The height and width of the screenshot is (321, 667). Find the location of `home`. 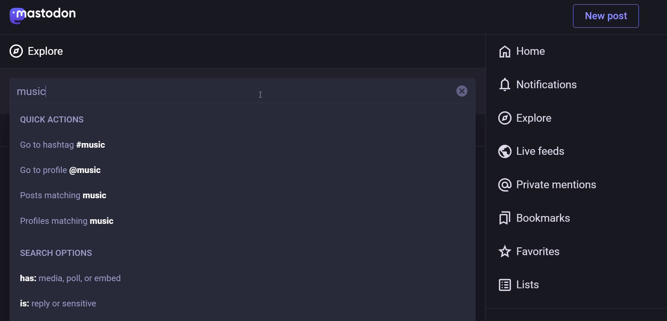

home is located at coordinates (521, 52).